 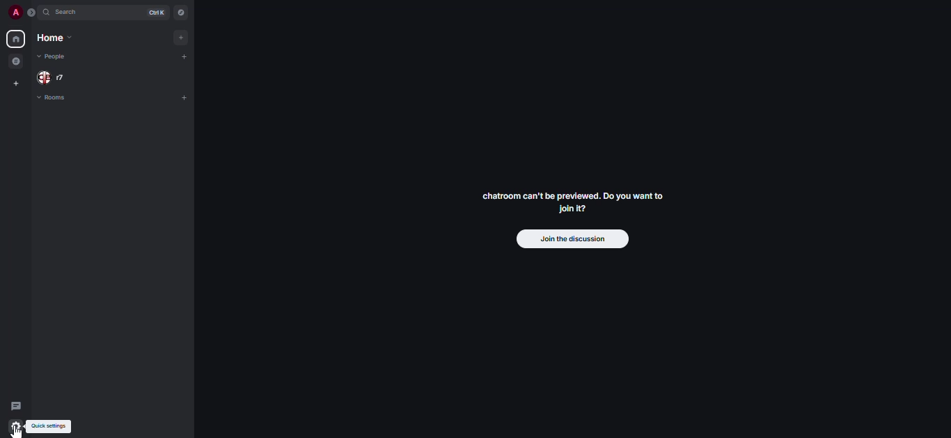 I want to click on chatroom can't be previewed. Join it?, so click(x=575, y=201).